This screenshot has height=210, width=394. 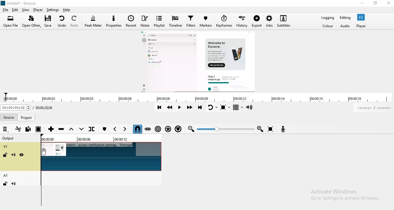 What do you see at coordinates (77, 22) in the screenshot?
I see `Redo` at bounding box center [77, 22].